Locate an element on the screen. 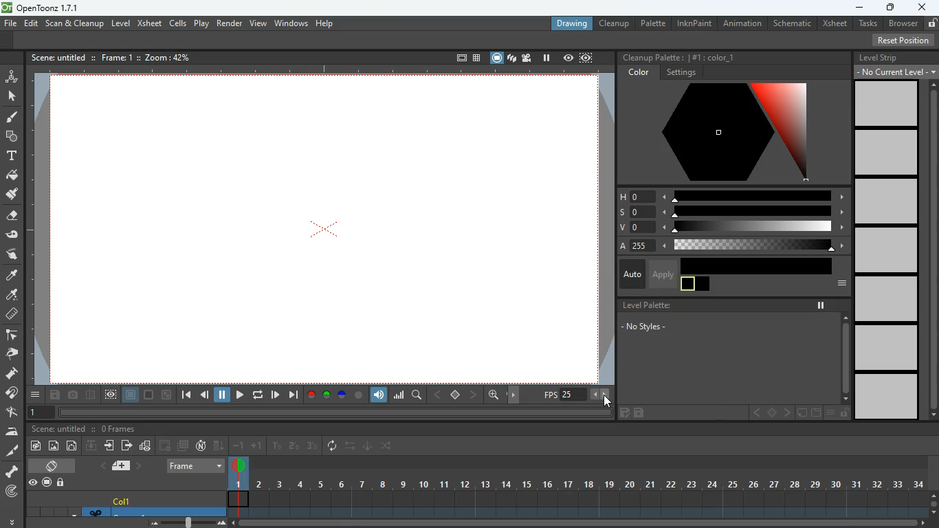 This screenshot has width=939, height=528. color is located at coordinates (11, 294).